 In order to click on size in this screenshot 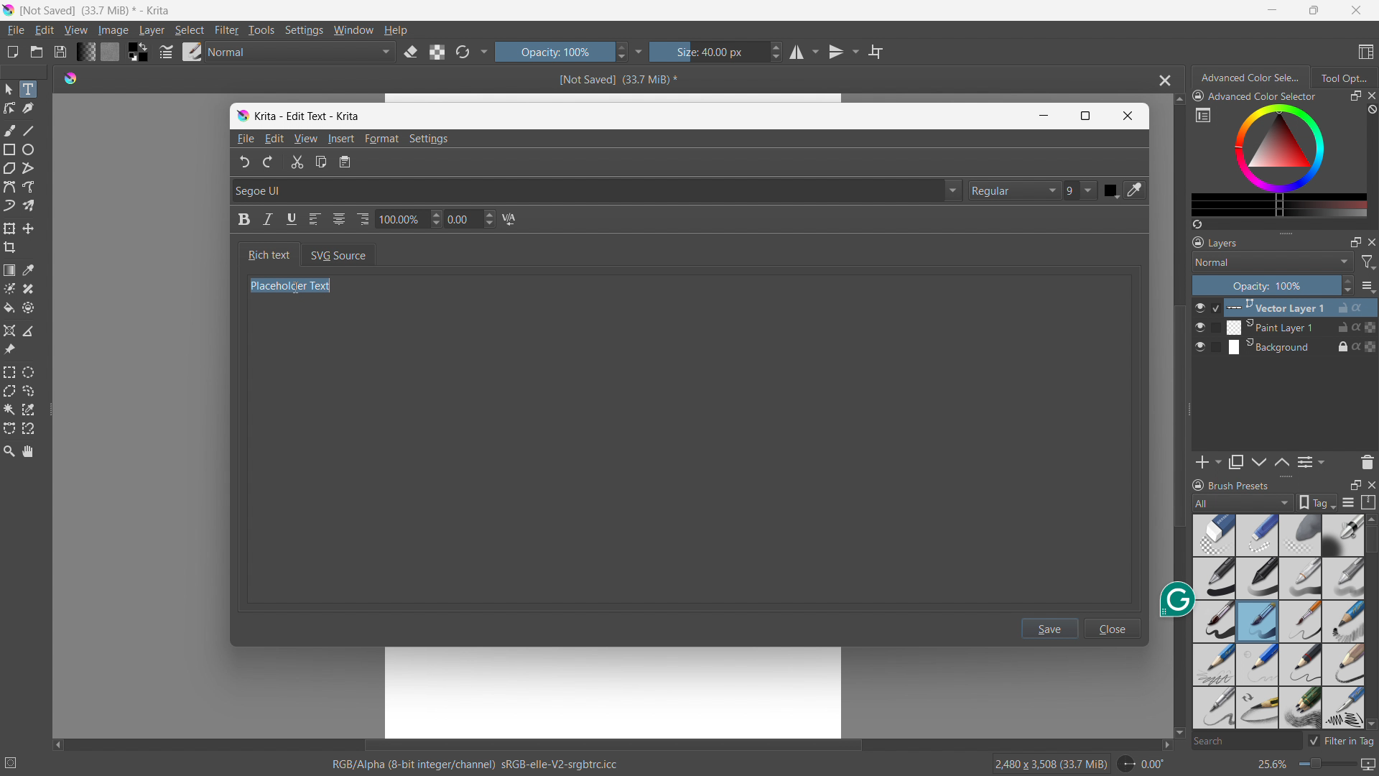, I will do `click(716, 52)`.